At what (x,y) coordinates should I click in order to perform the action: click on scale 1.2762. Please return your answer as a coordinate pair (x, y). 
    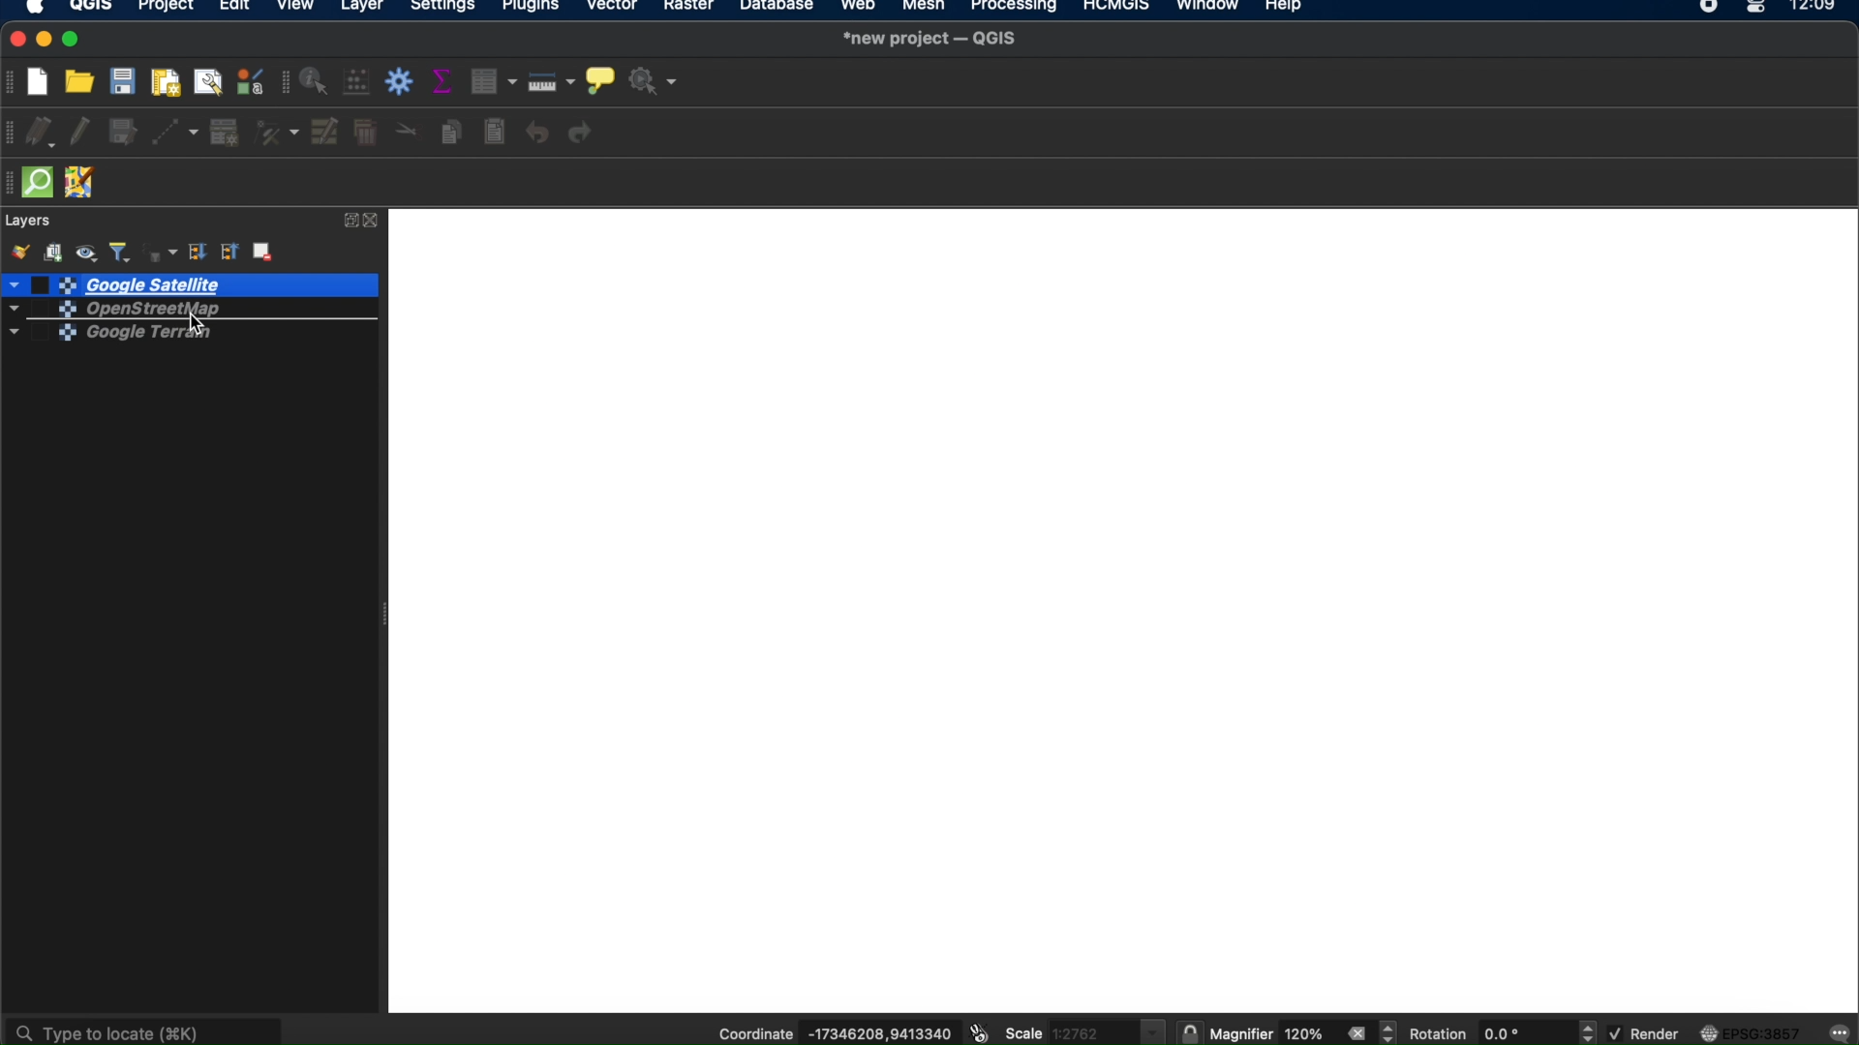
    Looking at the image, I should click on (1083, 1030).